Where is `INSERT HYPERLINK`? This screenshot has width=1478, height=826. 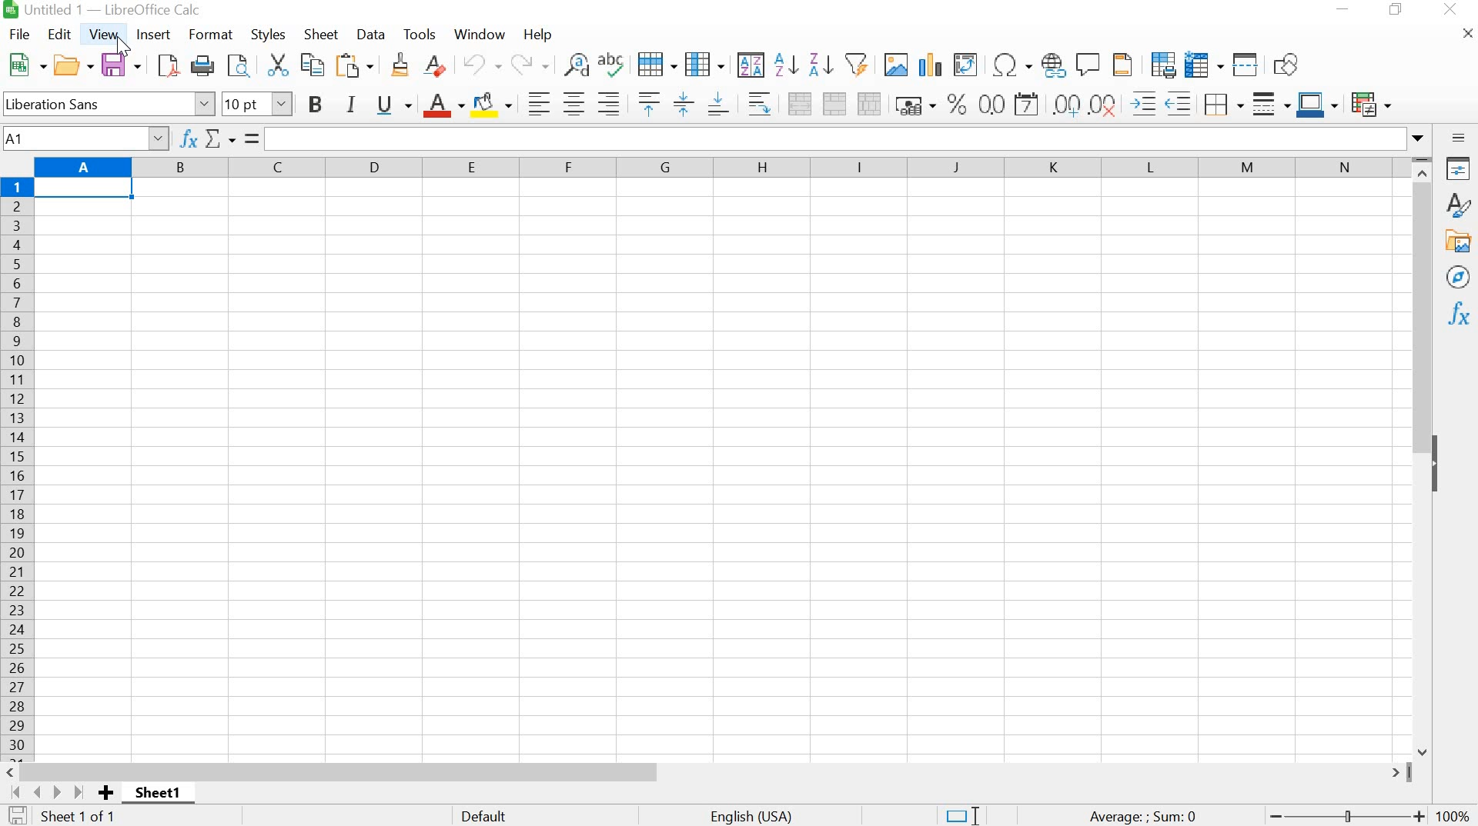 INSERT HYPERLINK is located at coordinates (1054, 65).